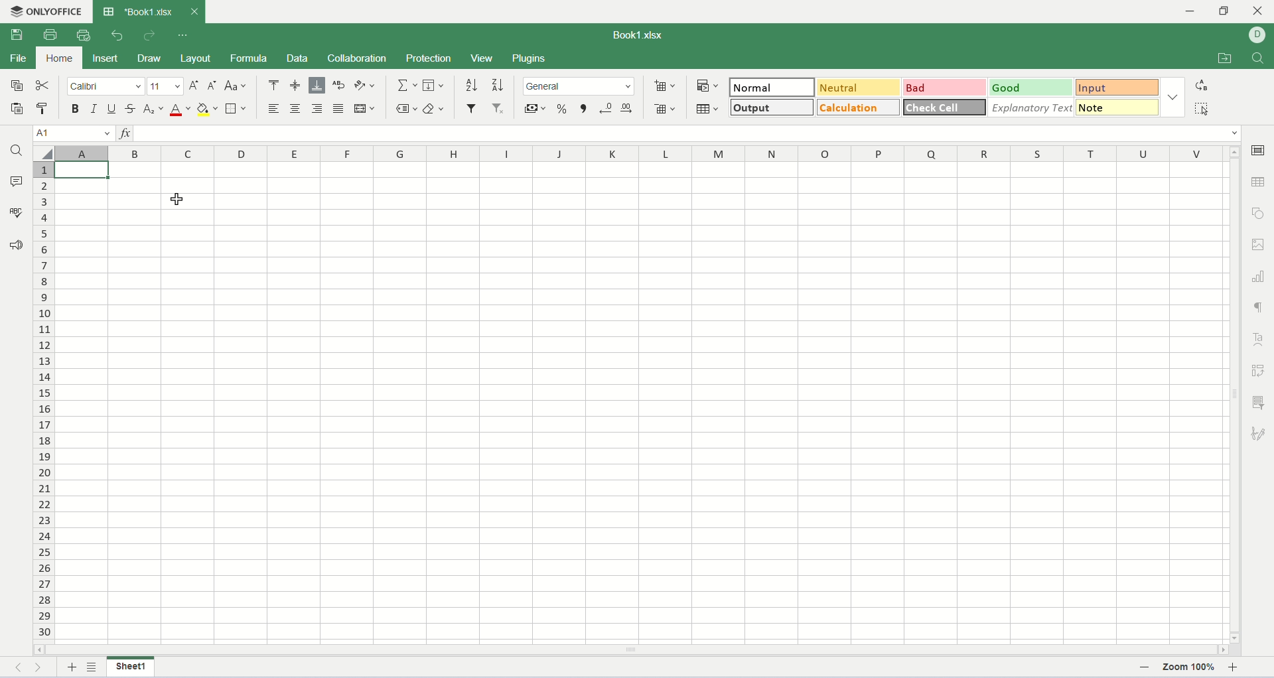  What do you see at coordinates (367, 84) in the screenshot?
I see `orientation` at bounding box center [367, 84].